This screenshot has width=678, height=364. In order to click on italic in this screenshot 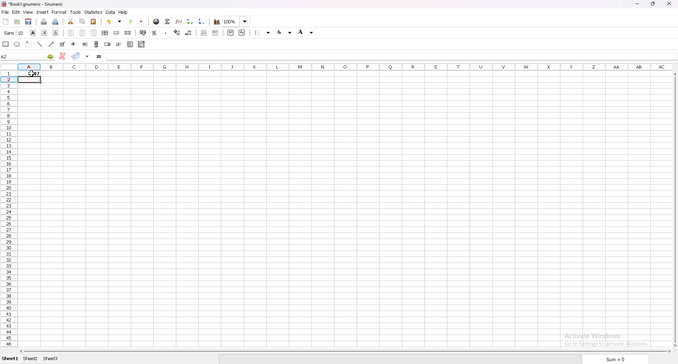, I will do `click(44, 33)`.